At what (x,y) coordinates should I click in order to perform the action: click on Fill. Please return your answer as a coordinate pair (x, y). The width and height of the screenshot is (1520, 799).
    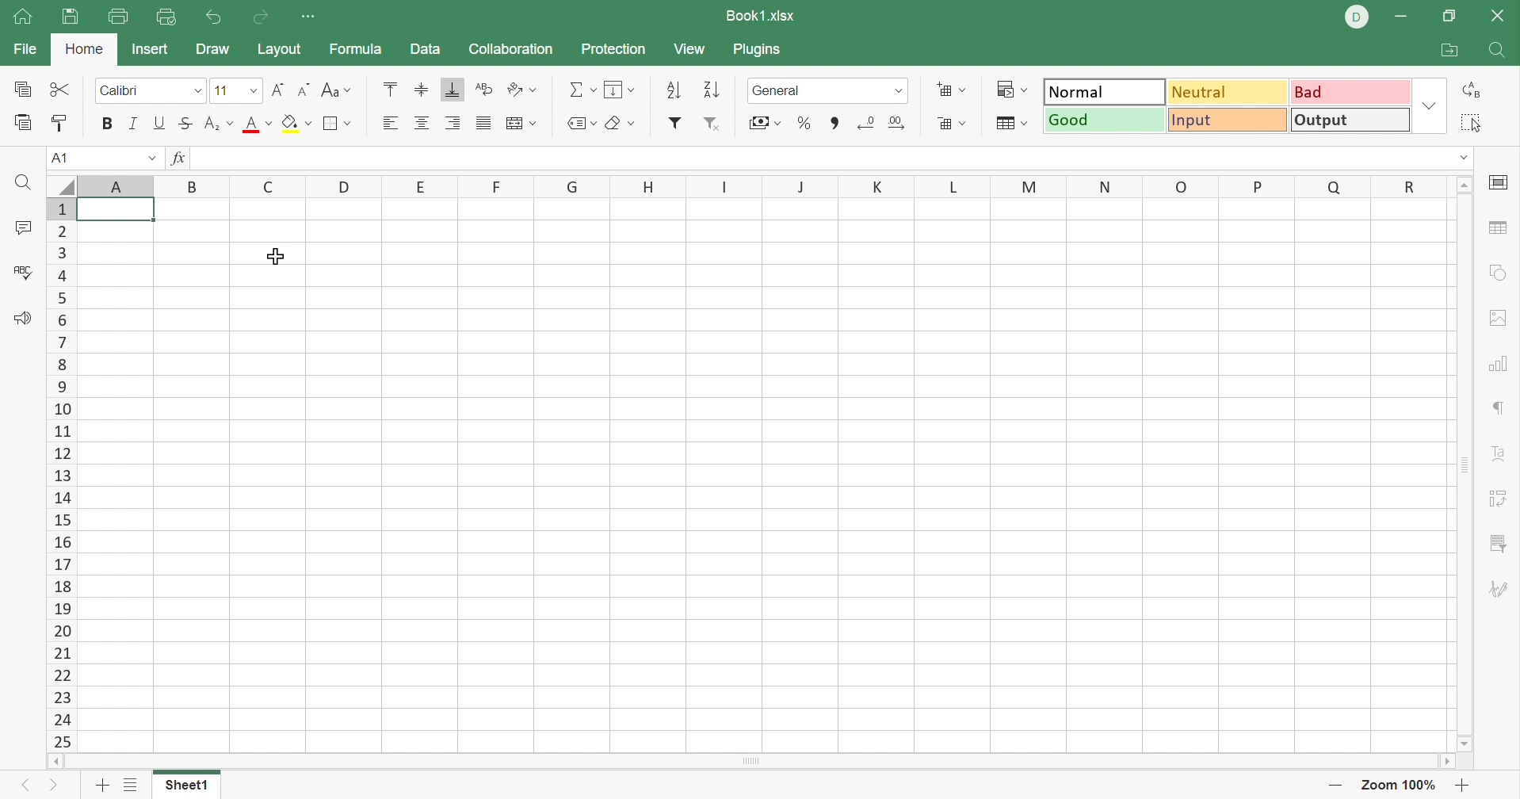
    Looking at the image, I should click on (619, 90).